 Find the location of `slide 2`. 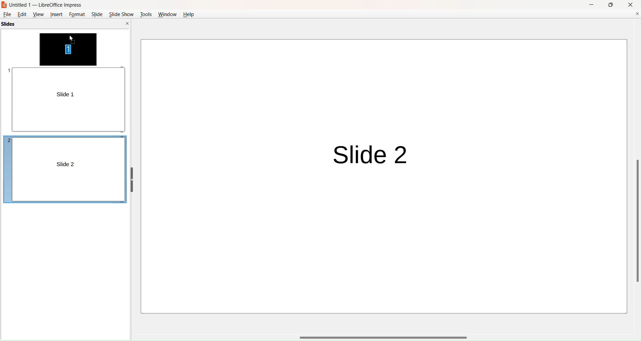

slide 2 is located at coordinates (66, 164).